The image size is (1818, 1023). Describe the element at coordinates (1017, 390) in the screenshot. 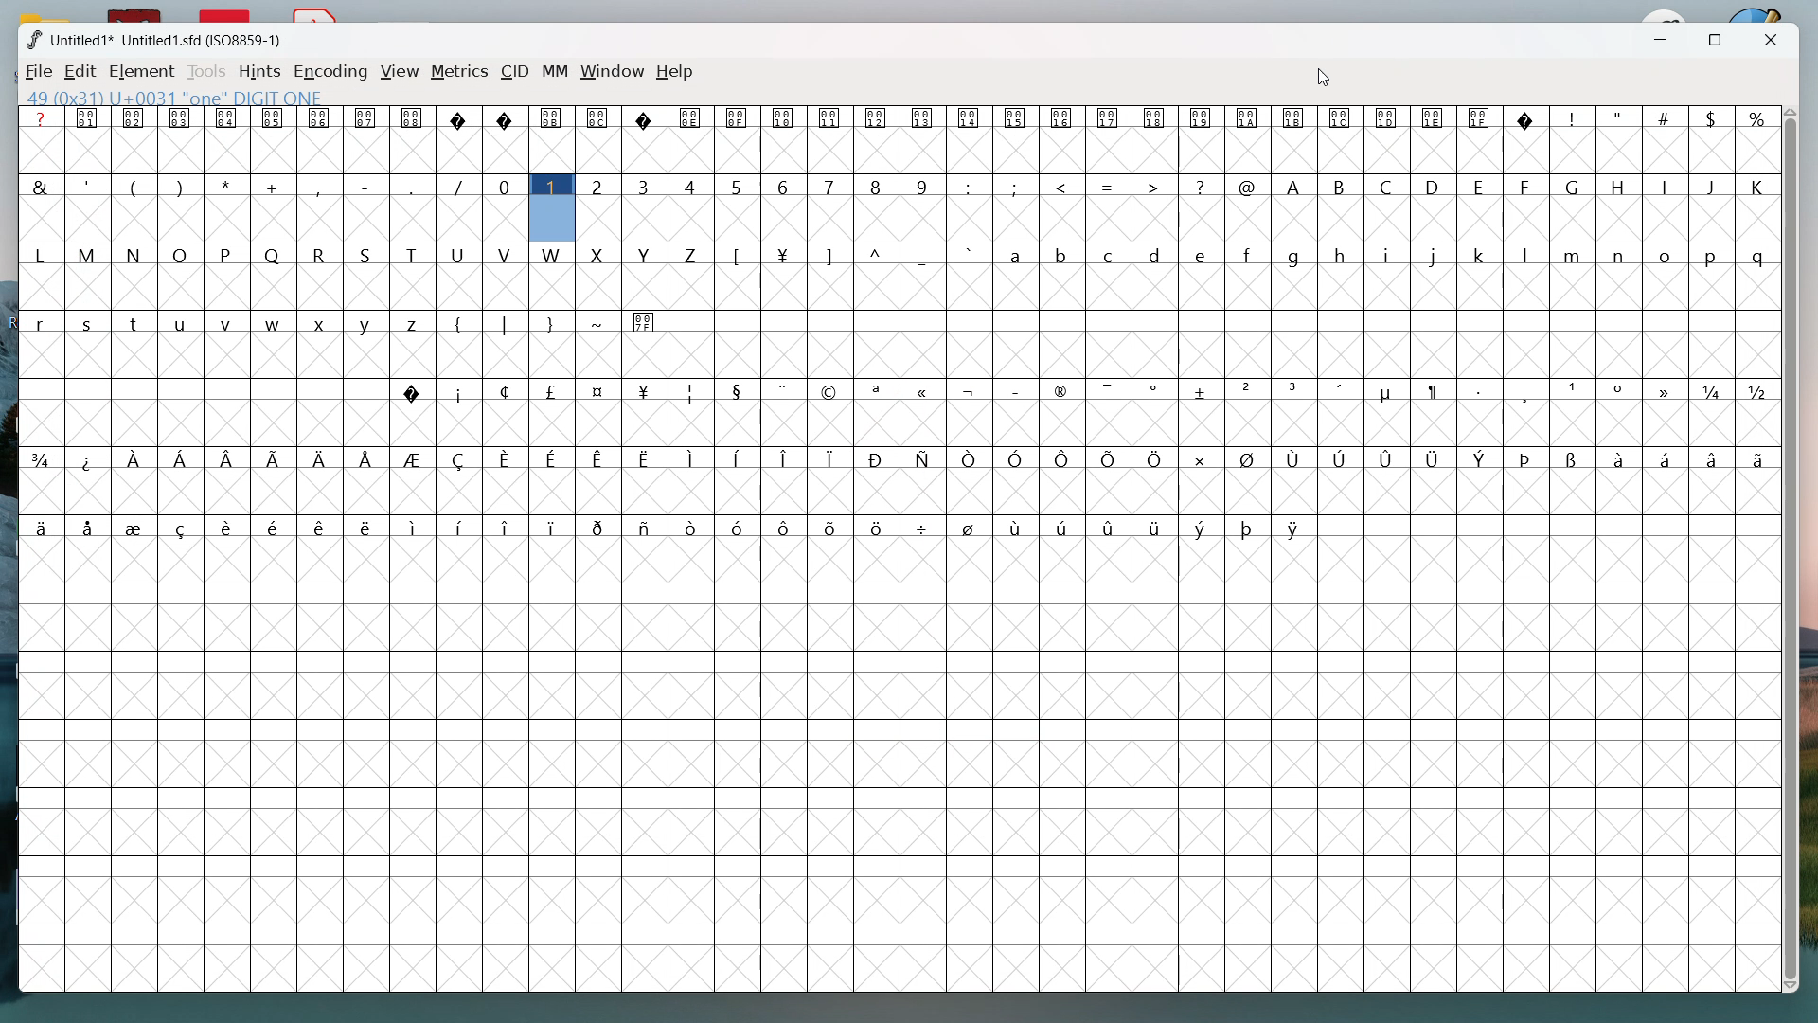

I see `symbol` at that location.